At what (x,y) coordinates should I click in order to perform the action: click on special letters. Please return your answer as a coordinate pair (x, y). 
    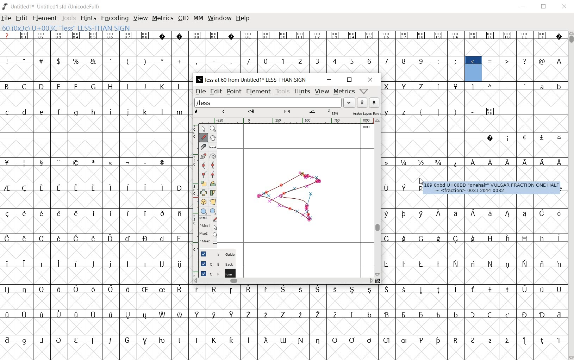
    Looking at the image, I should click on (94, 264).